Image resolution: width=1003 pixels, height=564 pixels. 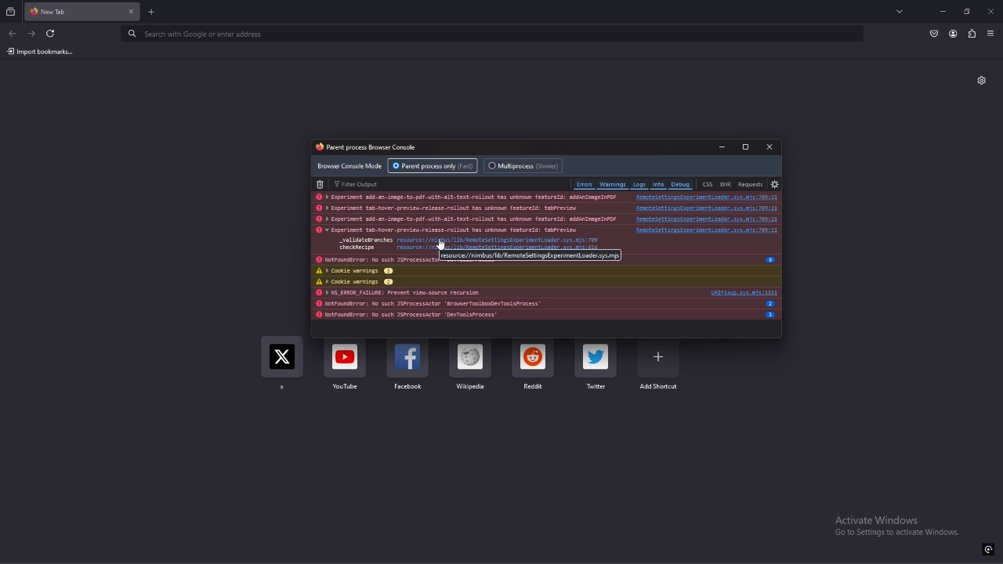 I want to click on cookie warnings, so click(x=460, y=271).